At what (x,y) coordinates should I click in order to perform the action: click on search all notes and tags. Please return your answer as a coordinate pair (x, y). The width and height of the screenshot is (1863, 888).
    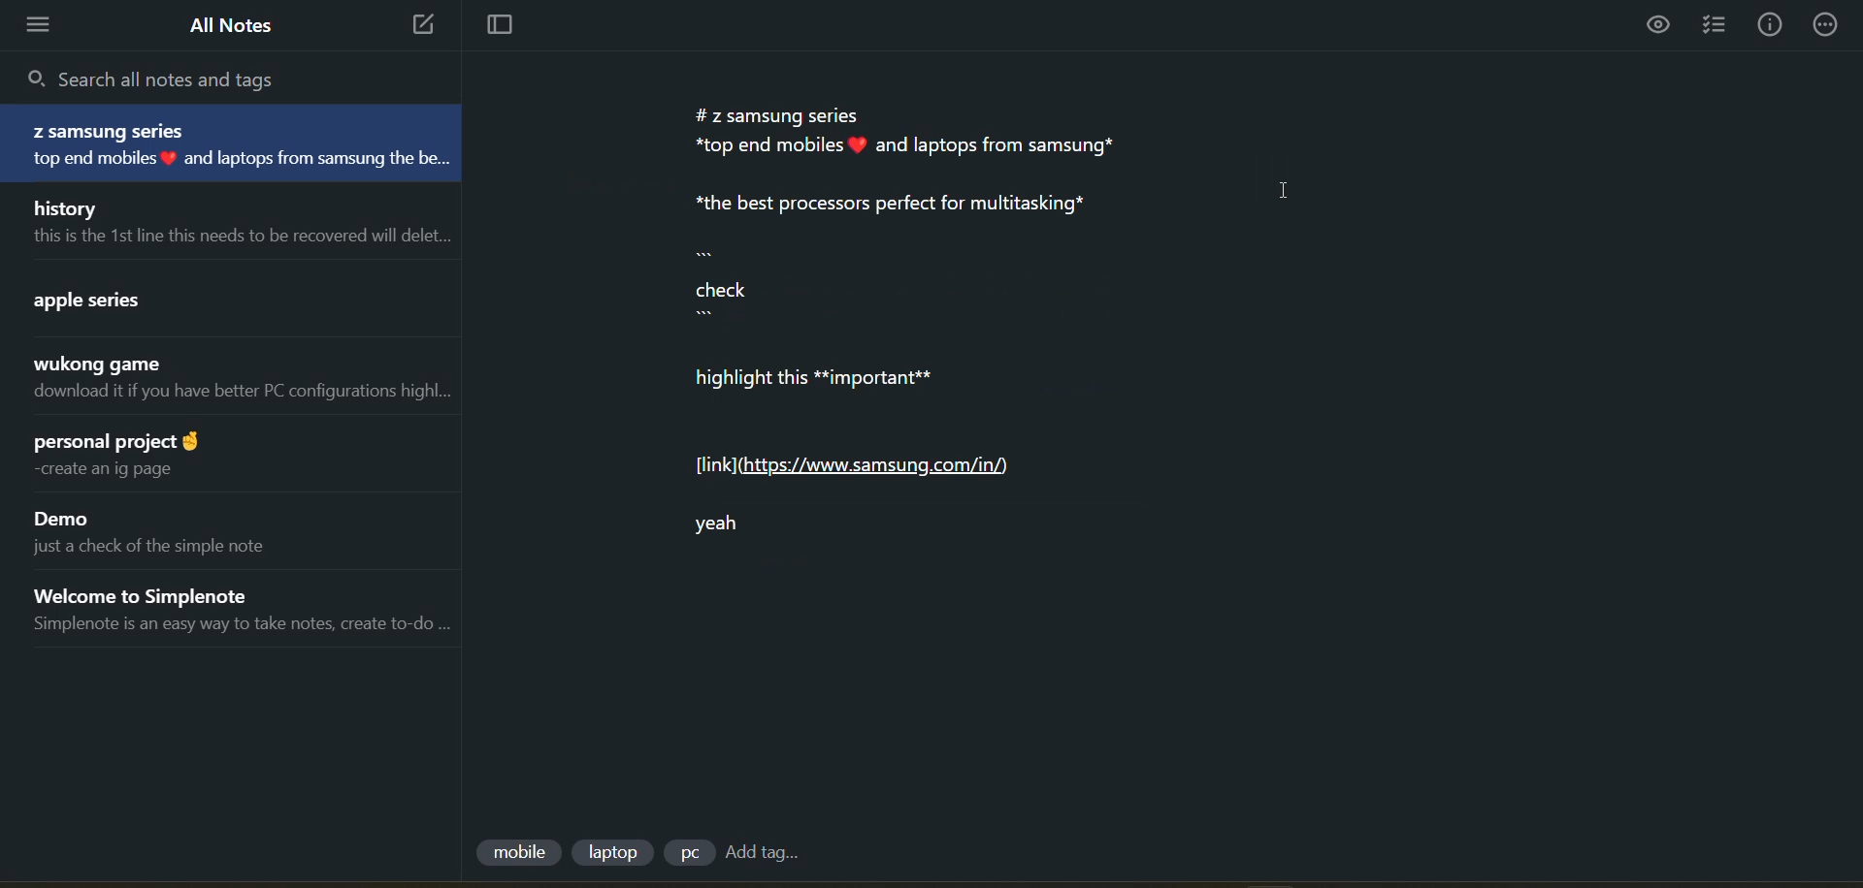
    Looking at the image, I should click on (165, 78).